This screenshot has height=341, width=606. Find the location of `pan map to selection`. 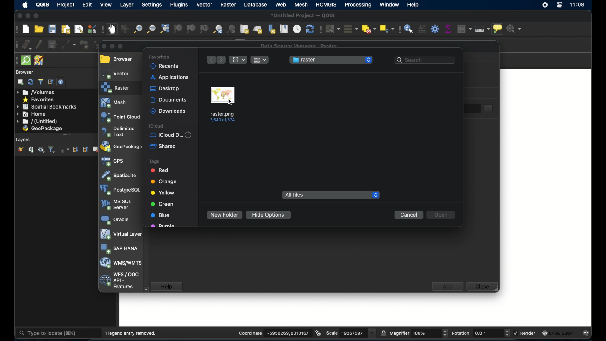

pan map to selection is located at coordinates (126, 29).